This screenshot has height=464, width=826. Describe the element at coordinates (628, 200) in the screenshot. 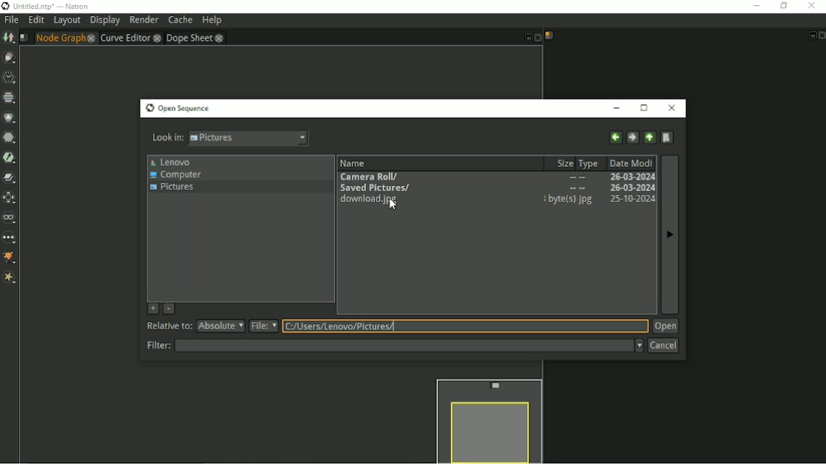

I see `25-10-2024` at that location.